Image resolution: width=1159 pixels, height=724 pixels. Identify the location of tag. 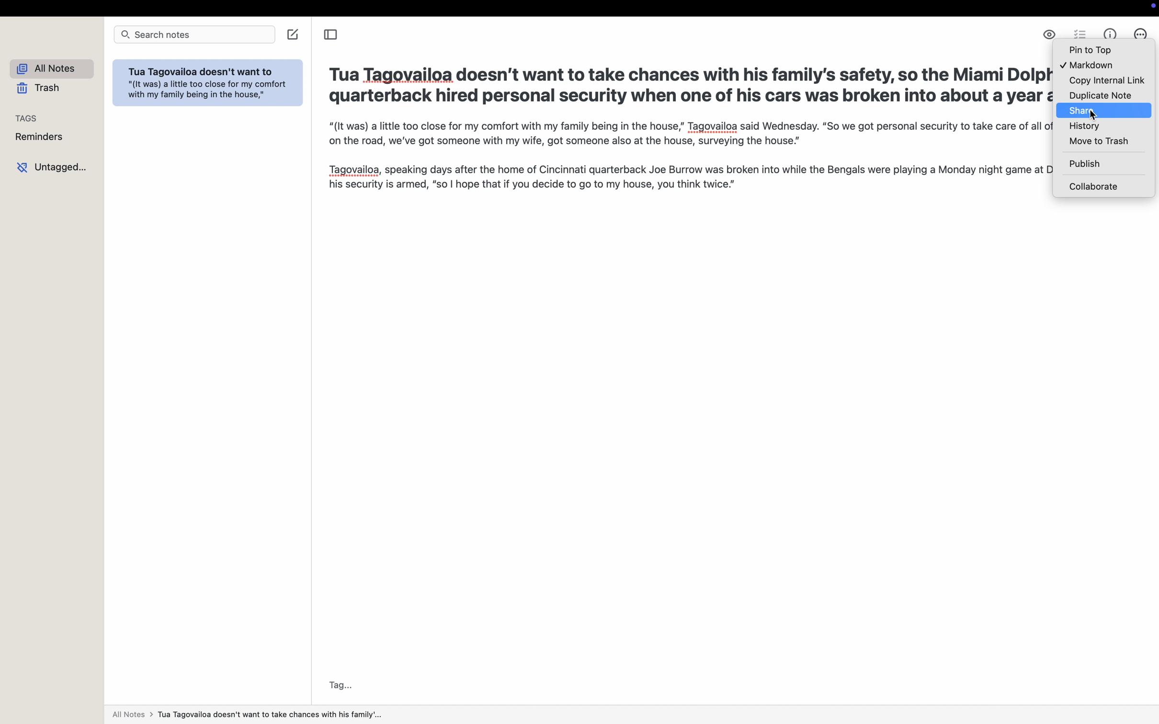
(341, 685).